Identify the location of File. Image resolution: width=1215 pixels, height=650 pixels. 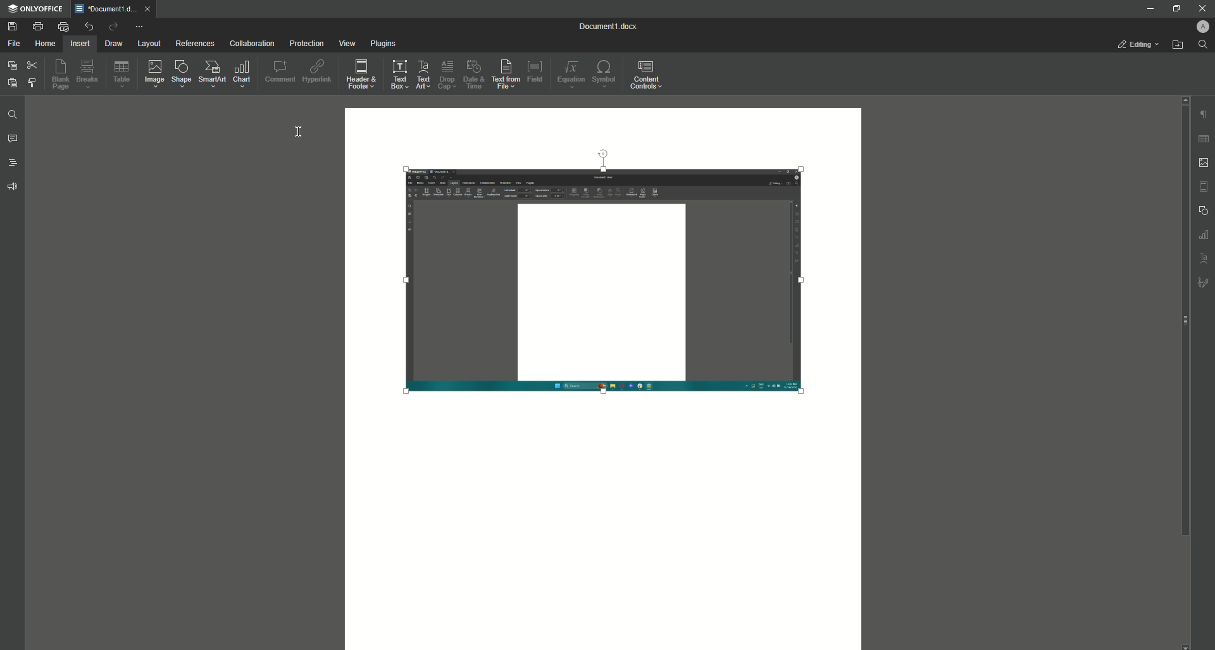
(14, 44).